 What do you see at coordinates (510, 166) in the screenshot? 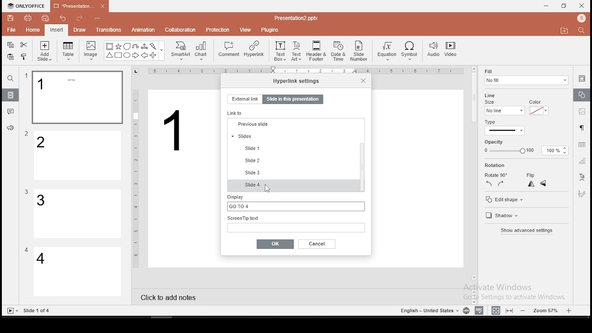
I see `rotation` at bounding box center [510, 166].